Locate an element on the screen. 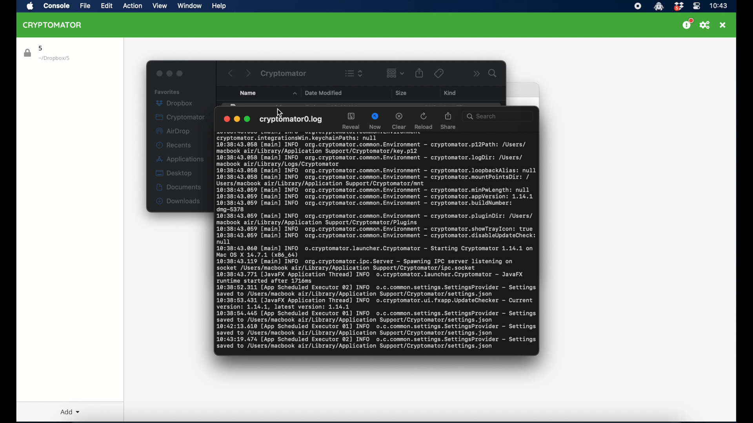 The height and width of the screenshot is (423, 753). cryptomator is located at coordinates (181, 117).